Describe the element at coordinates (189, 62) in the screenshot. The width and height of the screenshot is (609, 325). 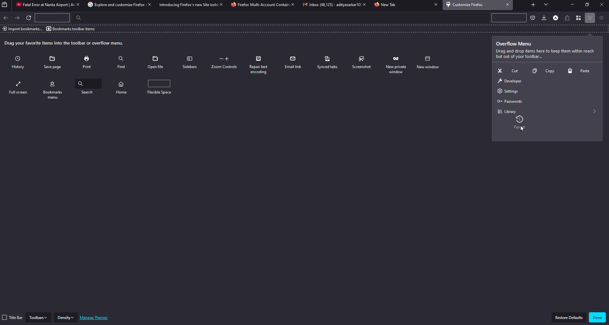
I see `sidebars` at that location.